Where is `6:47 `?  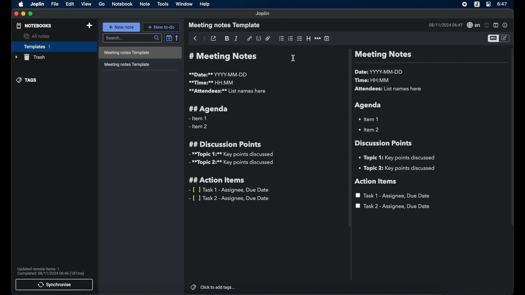 6:47  is located at coordinates (502, 4).